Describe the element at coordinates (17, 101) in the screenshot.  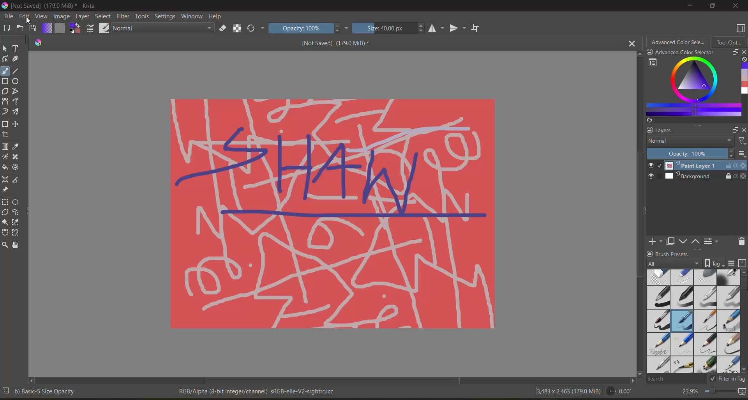
I see `free hand path tool` at that location.